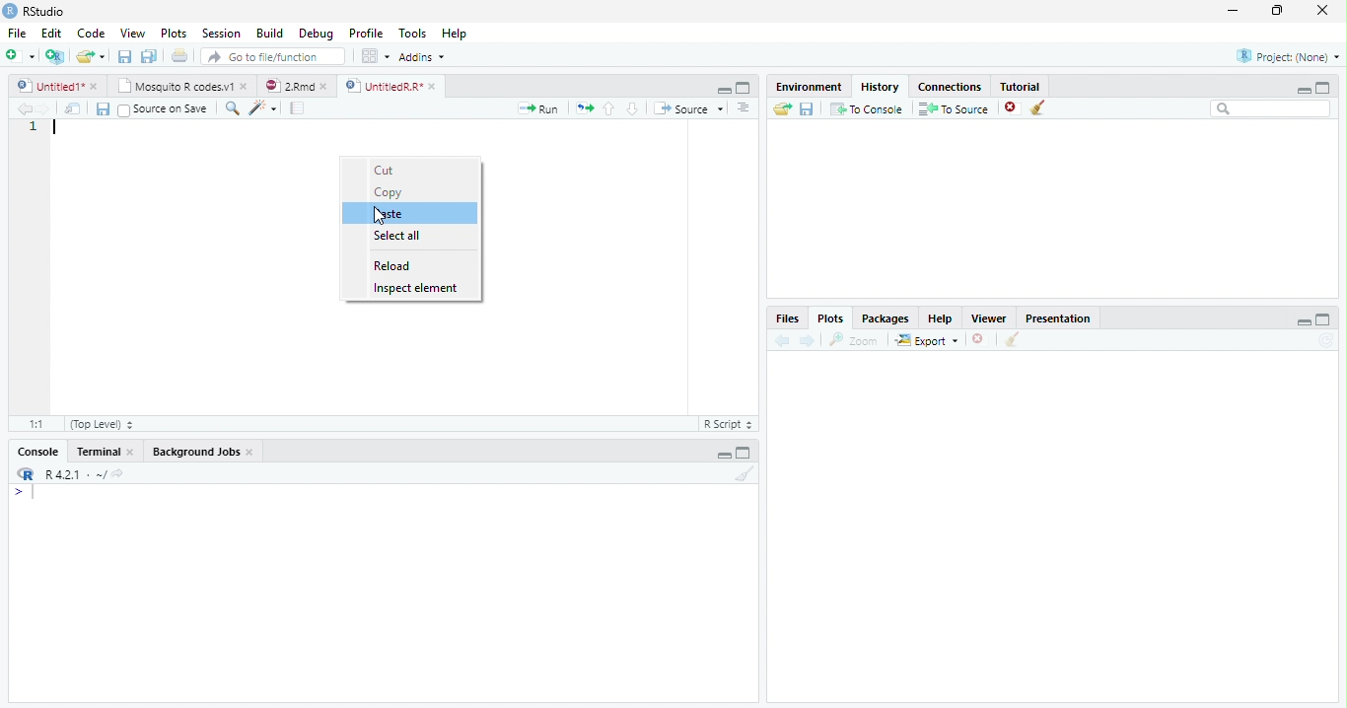 This screenshot has height=708, width=1347. I want to click on RStudio, so click(38, 12).